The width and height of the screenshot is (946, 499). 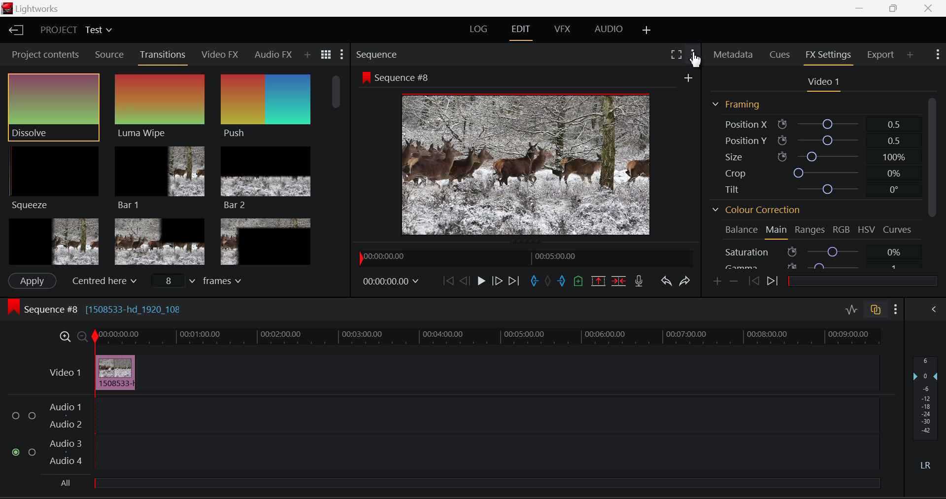 I want to click on To End, so click(x=514, y=281).